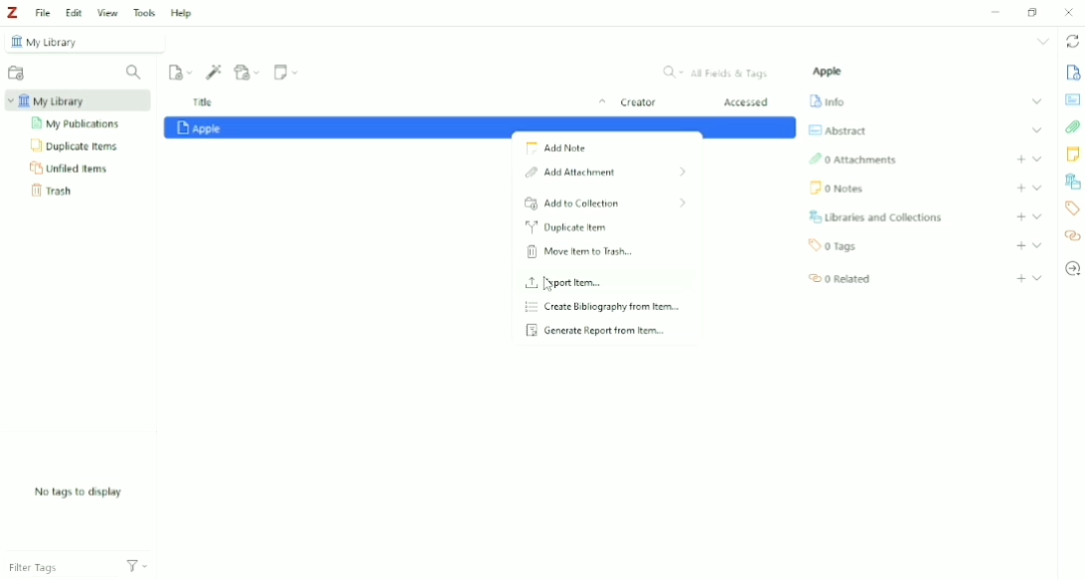 The width and height of the screenshot is (1085, 580). I want to click on Add Attachment, so click(247, 72).